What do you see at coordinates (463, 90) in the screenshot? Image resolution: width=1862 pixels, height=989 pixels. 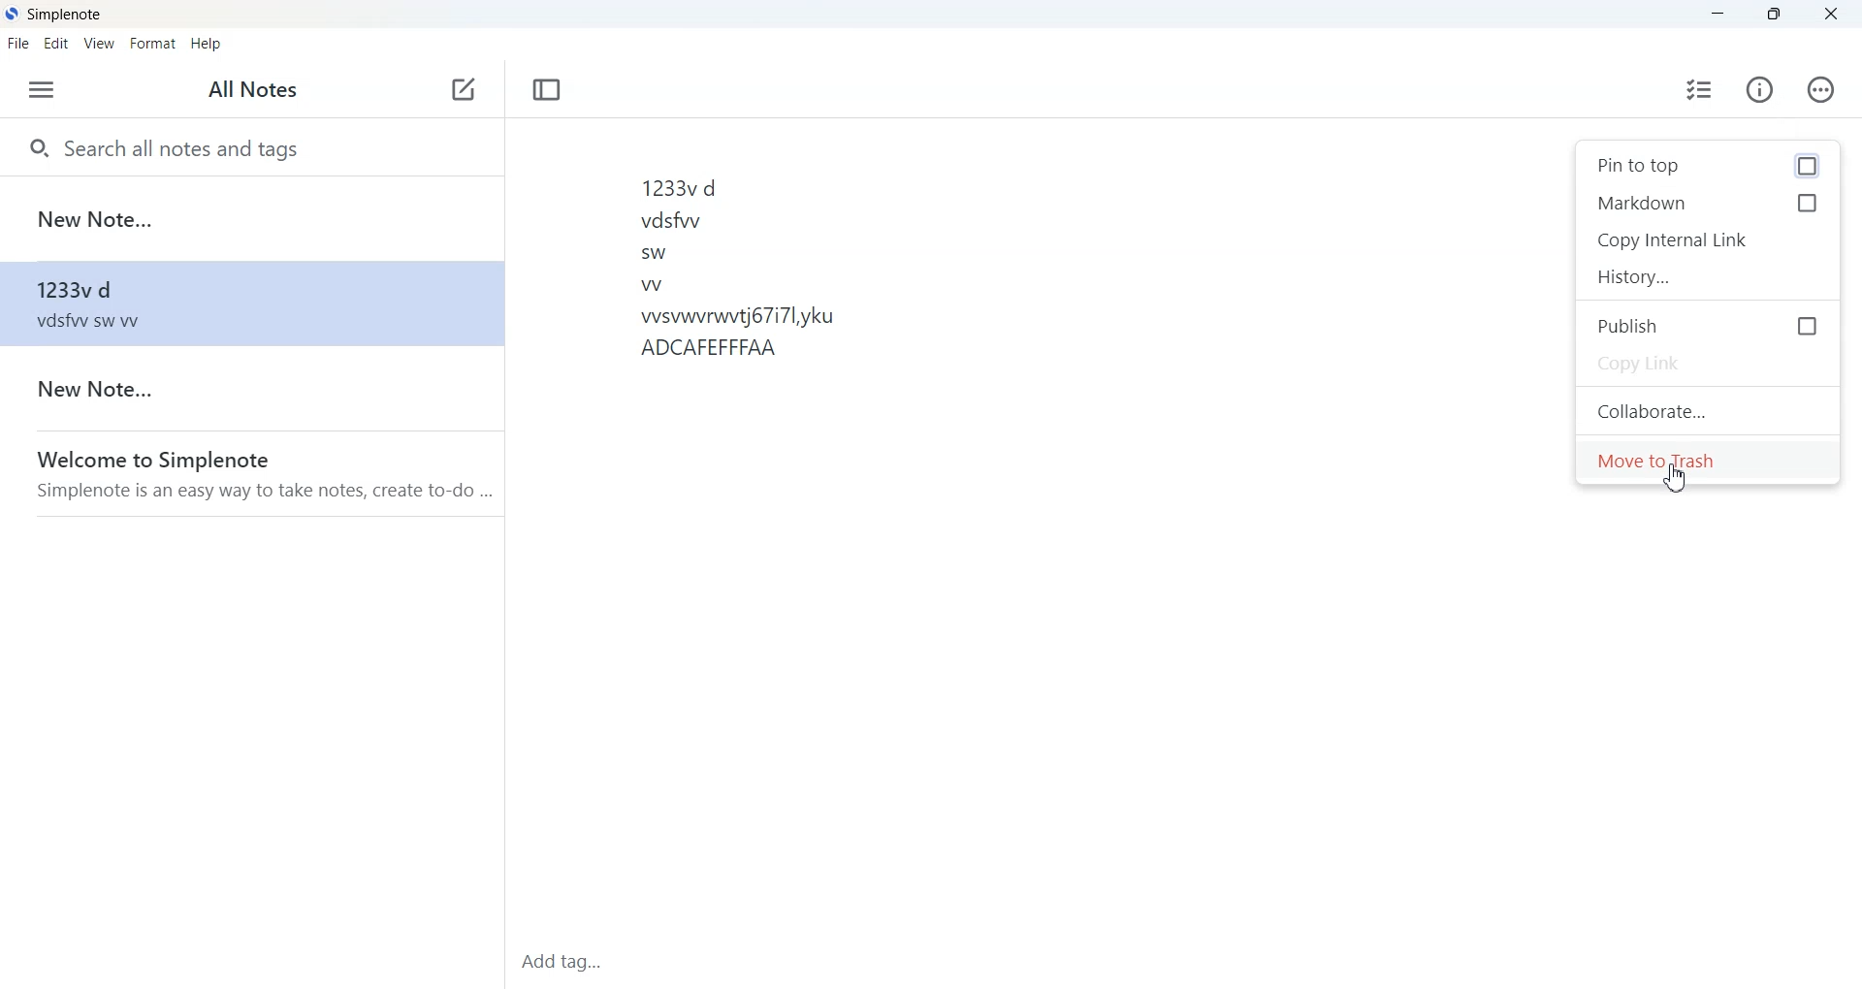 I see `Add new note` at bounding box center [463, 90].